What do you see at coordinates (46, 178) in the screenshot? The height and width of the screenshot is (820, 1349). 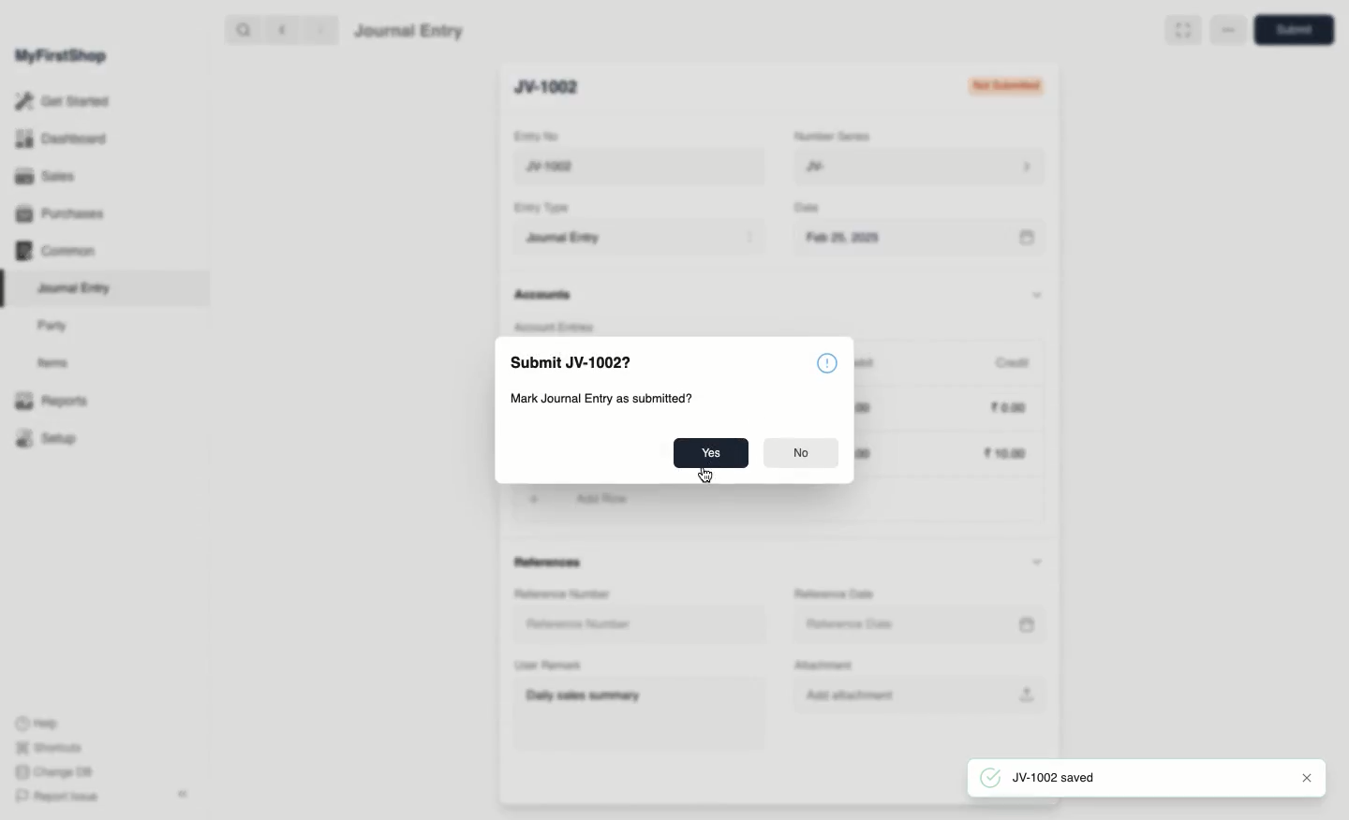 I see `Sales` at bounding box center [46, 178].